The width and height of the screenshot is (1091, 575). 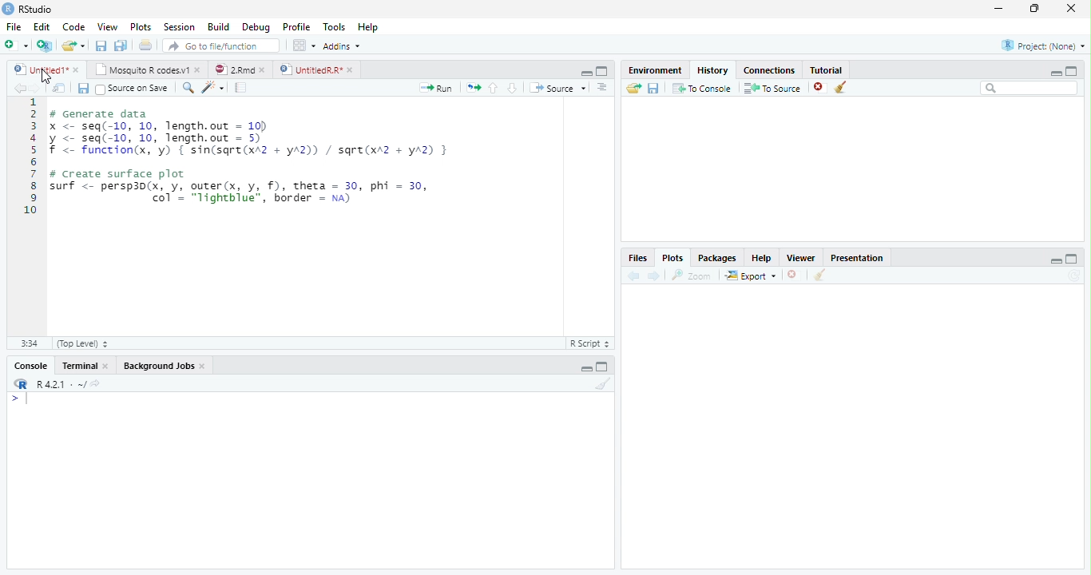 I want to click on Clear console, so click(x=604, y=383).